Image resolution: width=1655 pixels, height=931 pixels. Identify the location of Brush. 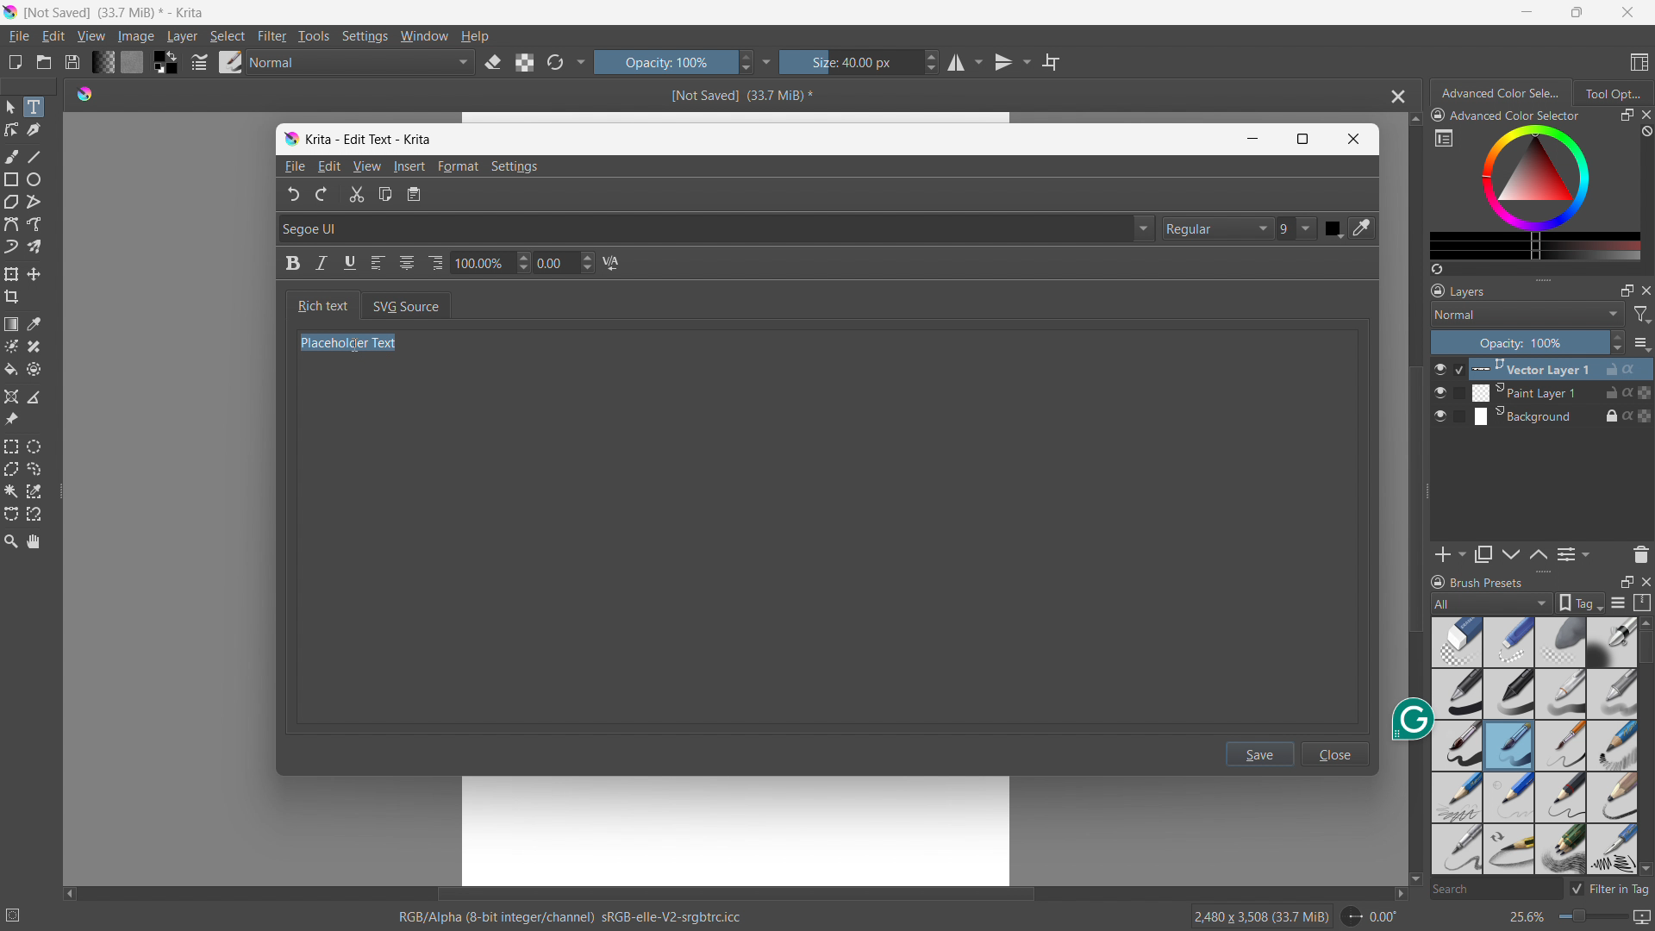
(1457, 744).